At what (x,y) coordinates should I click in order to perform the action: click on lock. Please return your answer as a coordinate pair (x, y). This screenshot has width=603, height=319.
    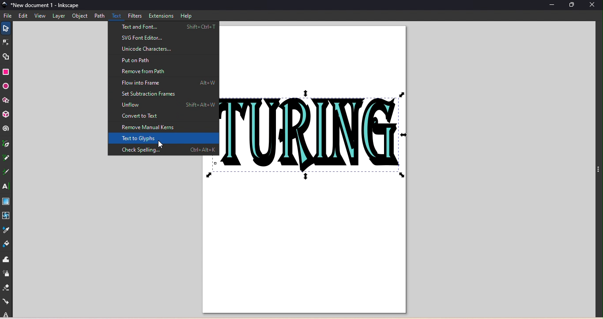
    Looking at the image, I should click on (7, 314).